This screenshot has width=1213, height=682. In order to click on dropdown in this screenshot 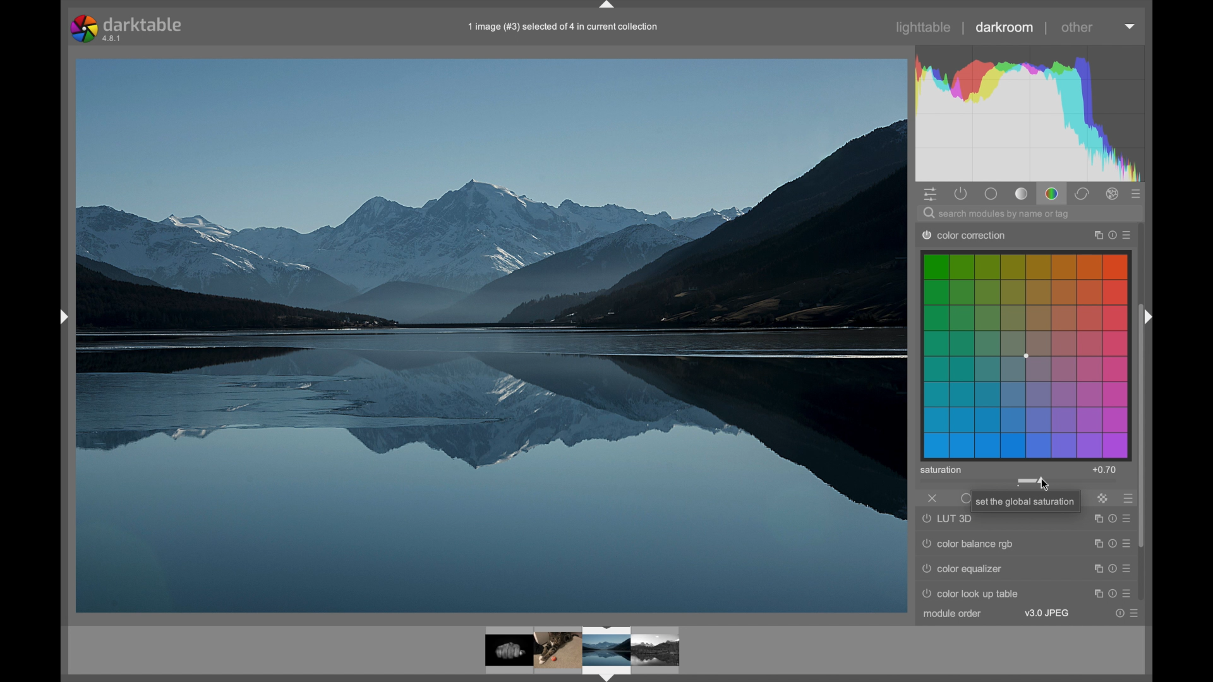, I will do `click(1130, 27)`.